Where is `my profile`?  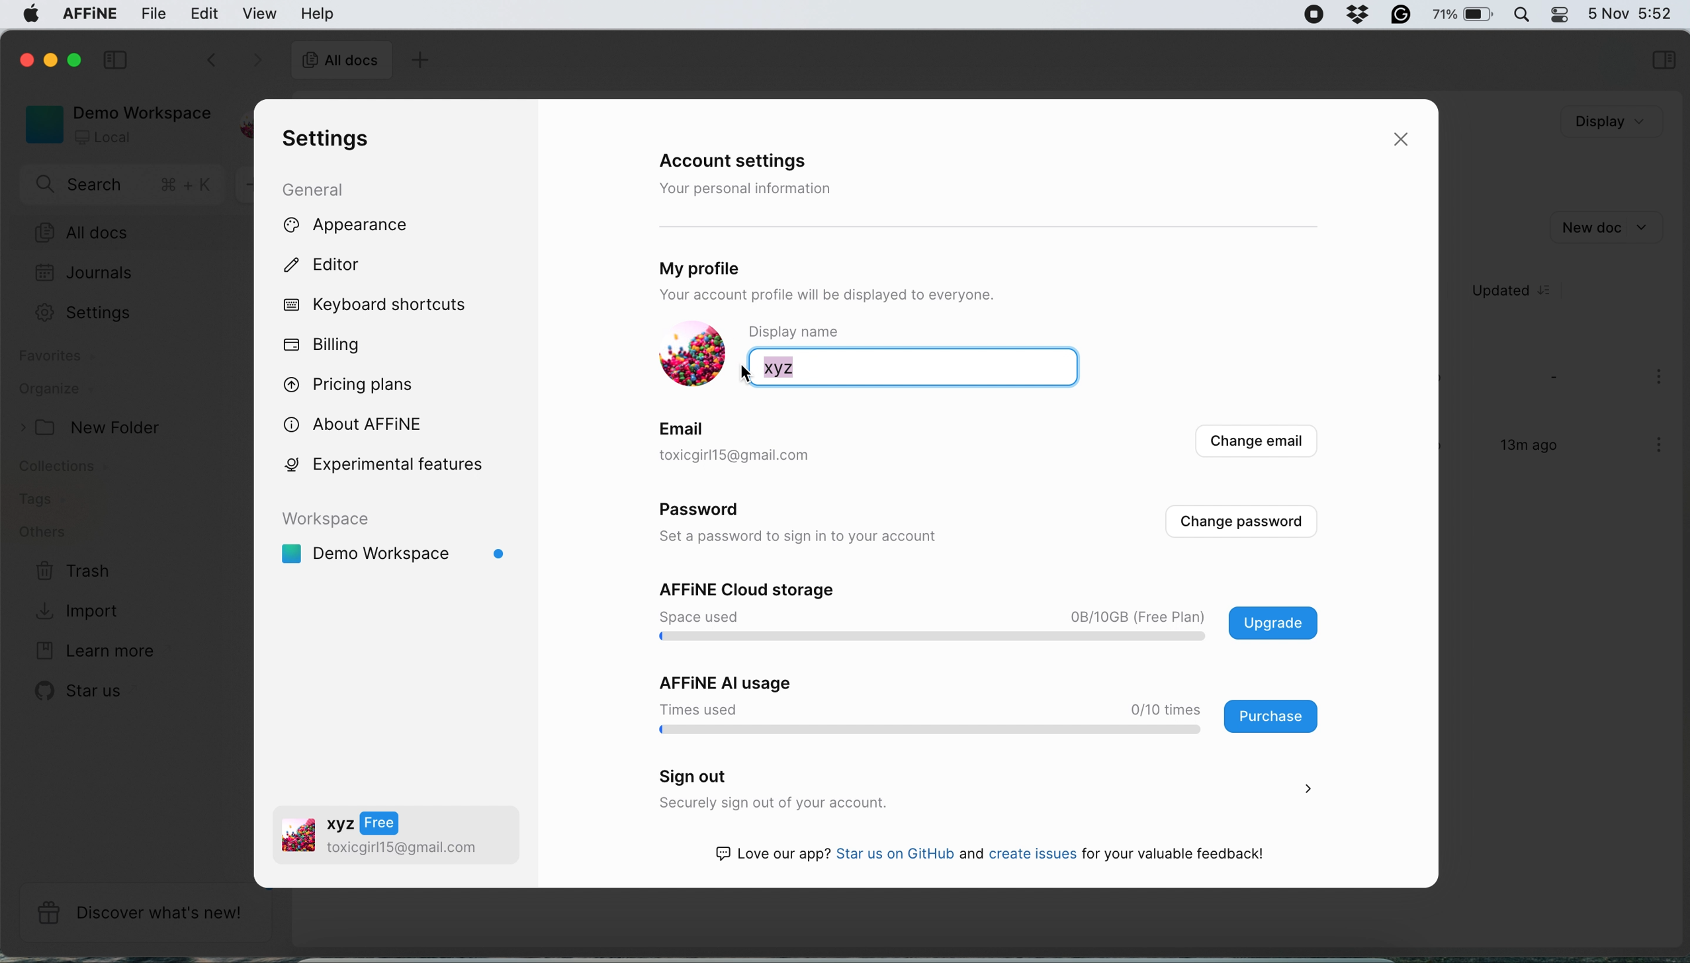 my profile is located at coordinates (742, 265).